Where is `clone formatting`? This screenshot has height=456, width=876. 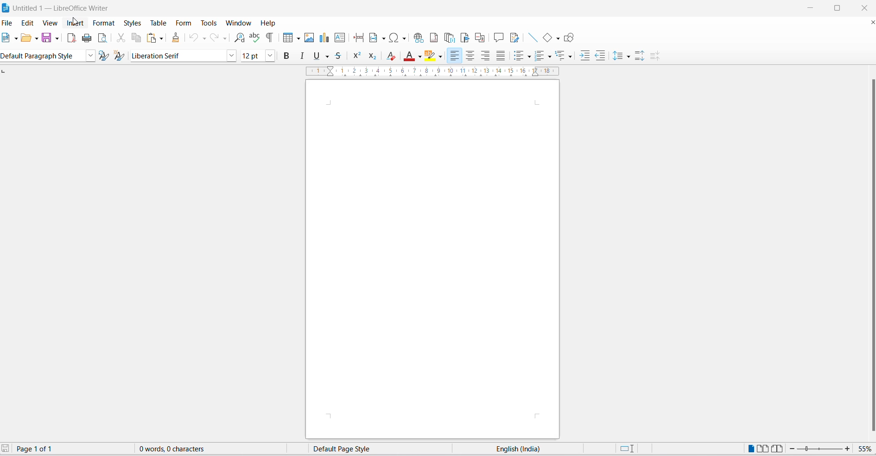
clone formatting is located at coordinates (177, 39).